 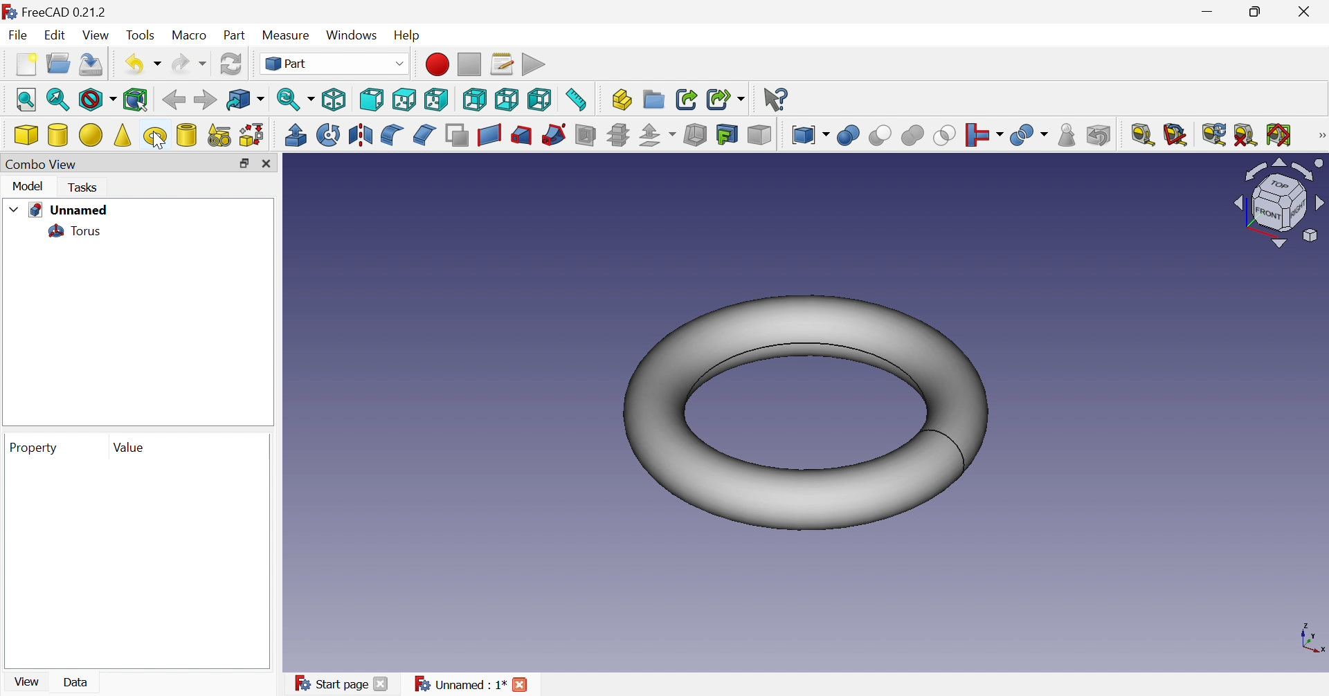 What do you see at coordinates (96, 35) in the screenshot?
I see `View` at bounding box center [96, 35].